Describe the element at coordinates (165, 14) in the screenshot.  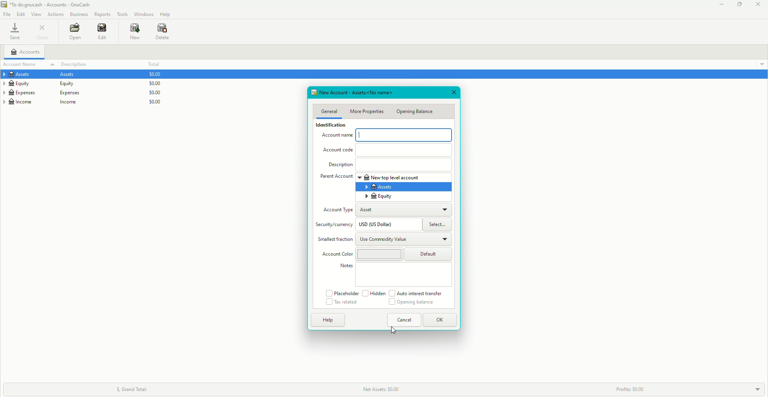
I see `Help` at that location.